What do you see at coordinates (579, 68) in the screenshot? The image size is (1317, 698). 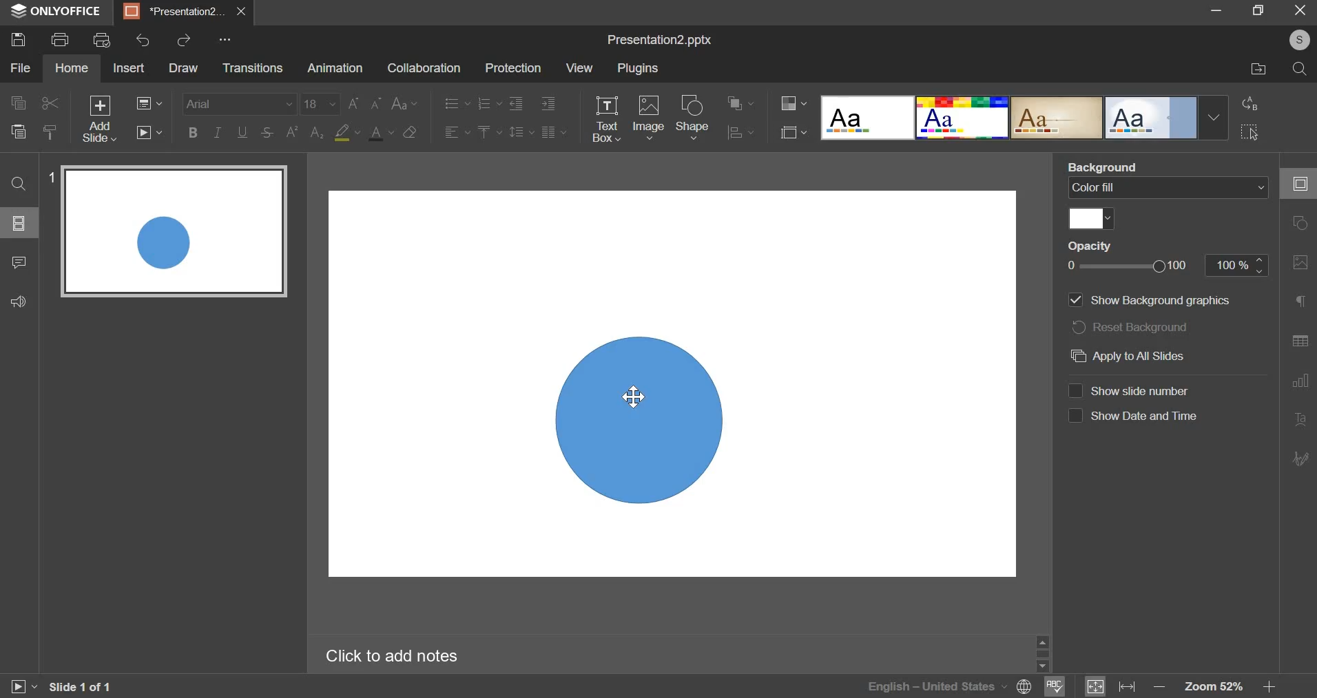 I see `view` at bounding box center [579, 68].